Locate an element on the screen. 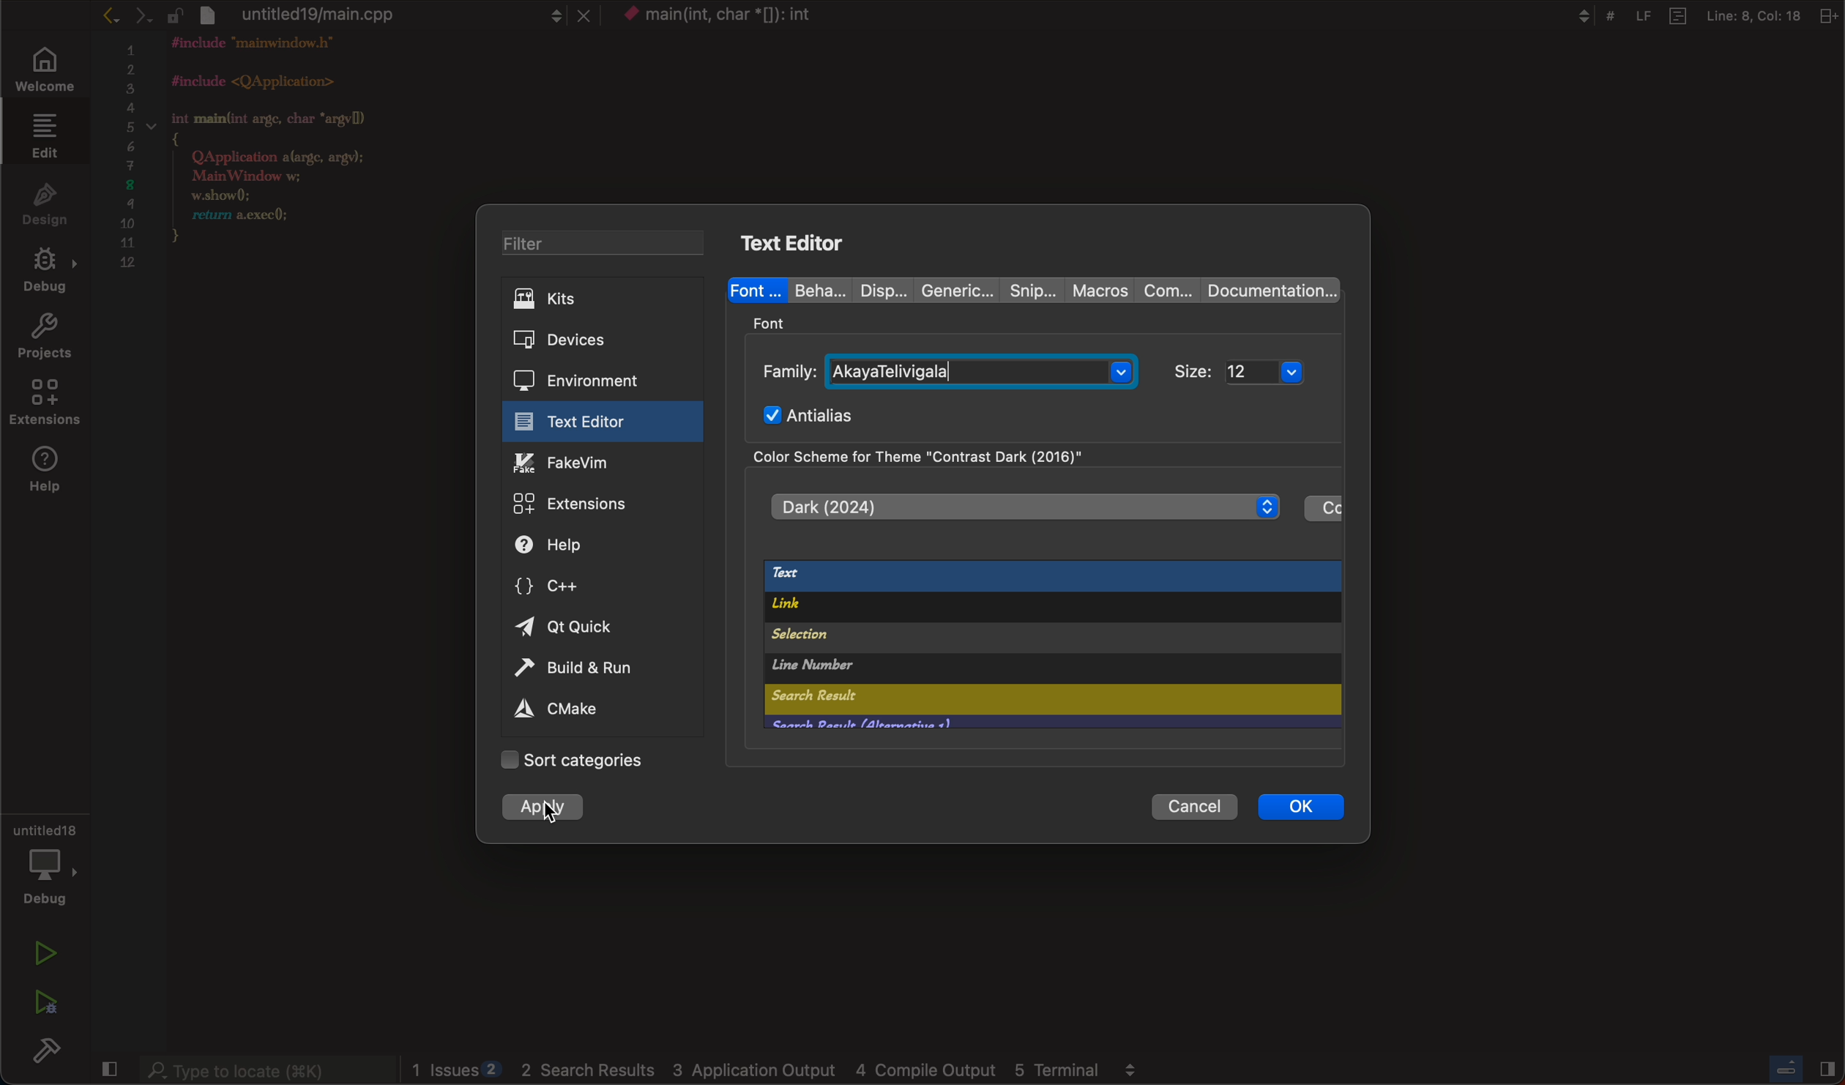 The height and width of the screenshot is (1085, 1845). welcome is located at coordinates (48, 72).